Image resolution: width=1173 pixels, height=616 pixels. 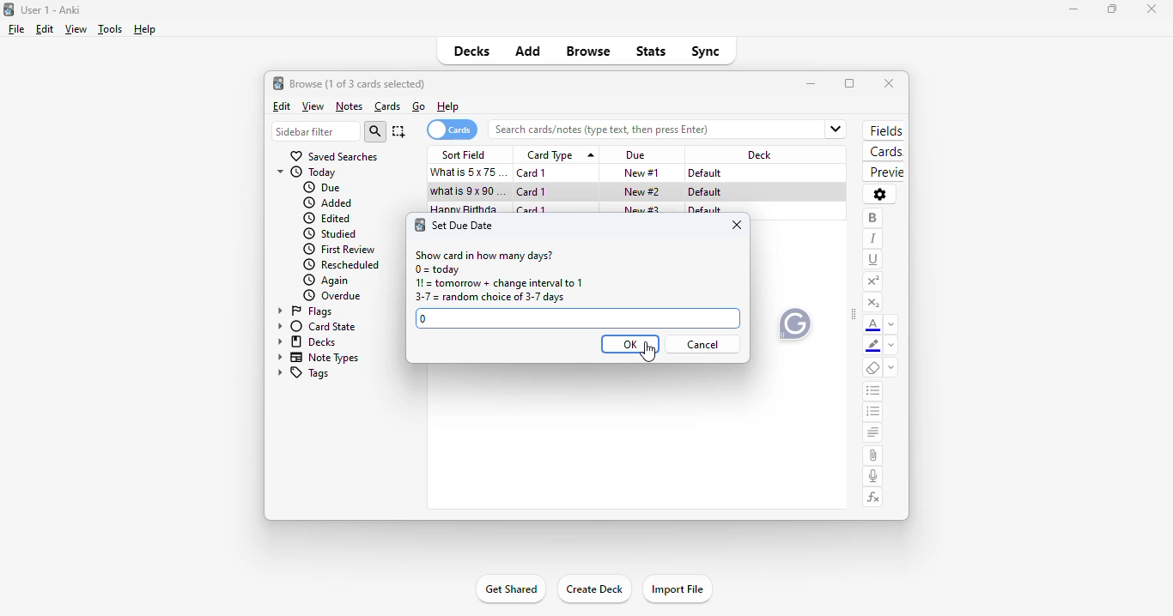 What do you see at coordinates (316, 358) in the screenshot?
I see `note types` at bounding box center [316, 358].